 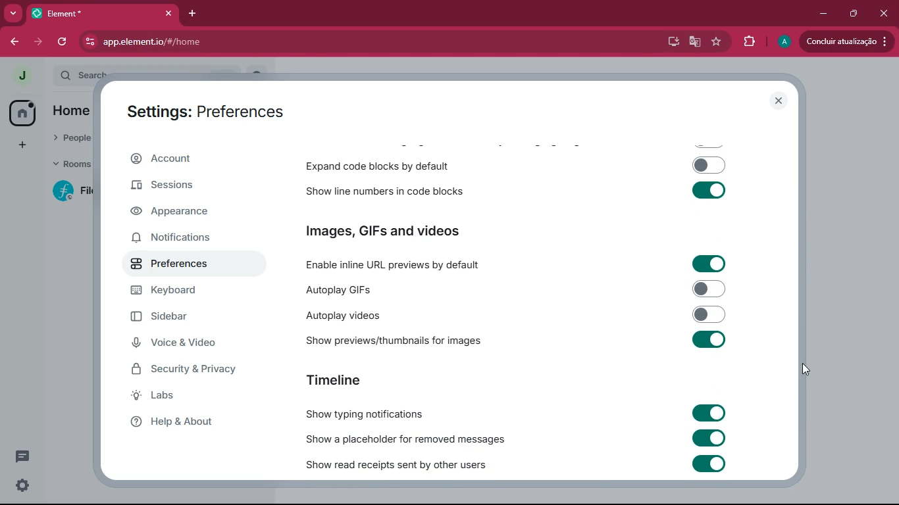 What do you see at coordinates (709, 165) in the screenshot?
I see `toggle on/off` at bounding box center [709, 165].